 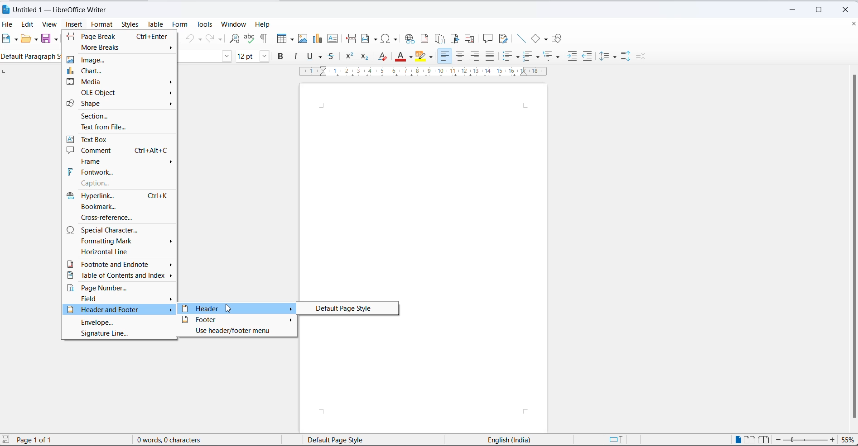 What do you see at coordinates (121, 230) in the screenshot?
I see `special character` at bounding box center [121, 230].